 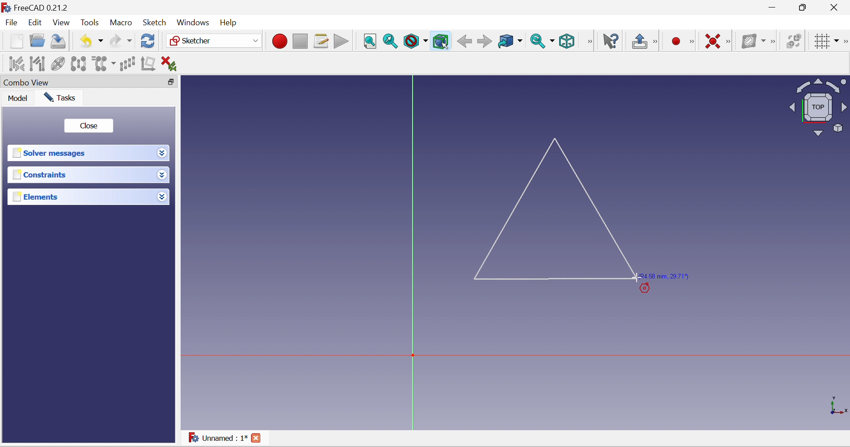 I want to click on Drop down, so click(x=162, y=175).